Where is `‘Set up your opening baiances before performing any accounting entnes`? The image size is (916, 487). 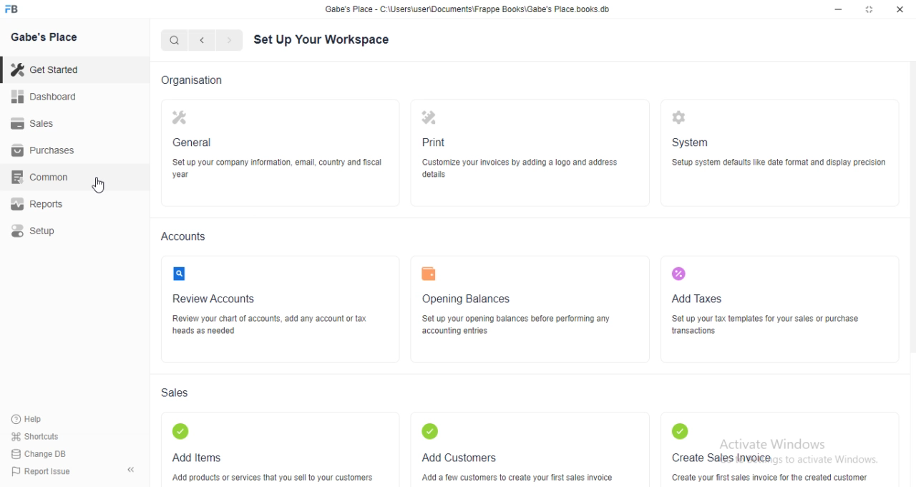
‘Set up your opening baiances before performing any accounting entnes is located at coordinates (524, 324).